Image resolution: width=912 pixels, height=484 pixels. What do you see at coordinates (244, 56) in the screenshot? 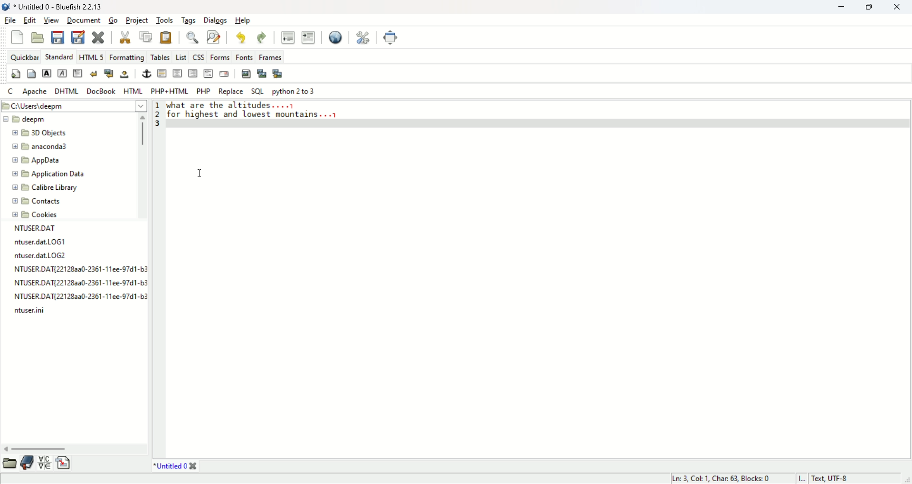
I see `fonts` at bounding box center [244, 56].